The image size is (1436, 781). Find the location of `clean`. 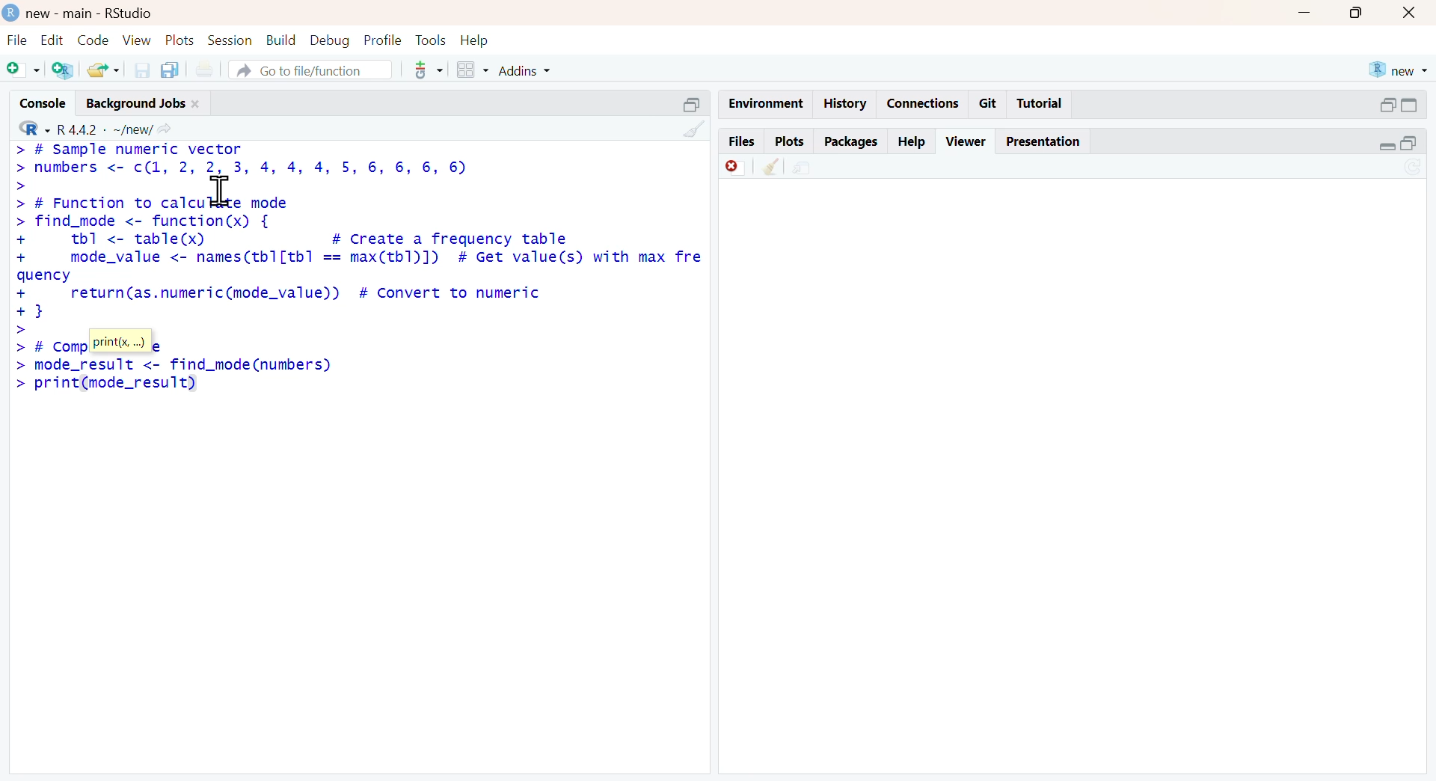

clean is located at coordinates (774, 166).